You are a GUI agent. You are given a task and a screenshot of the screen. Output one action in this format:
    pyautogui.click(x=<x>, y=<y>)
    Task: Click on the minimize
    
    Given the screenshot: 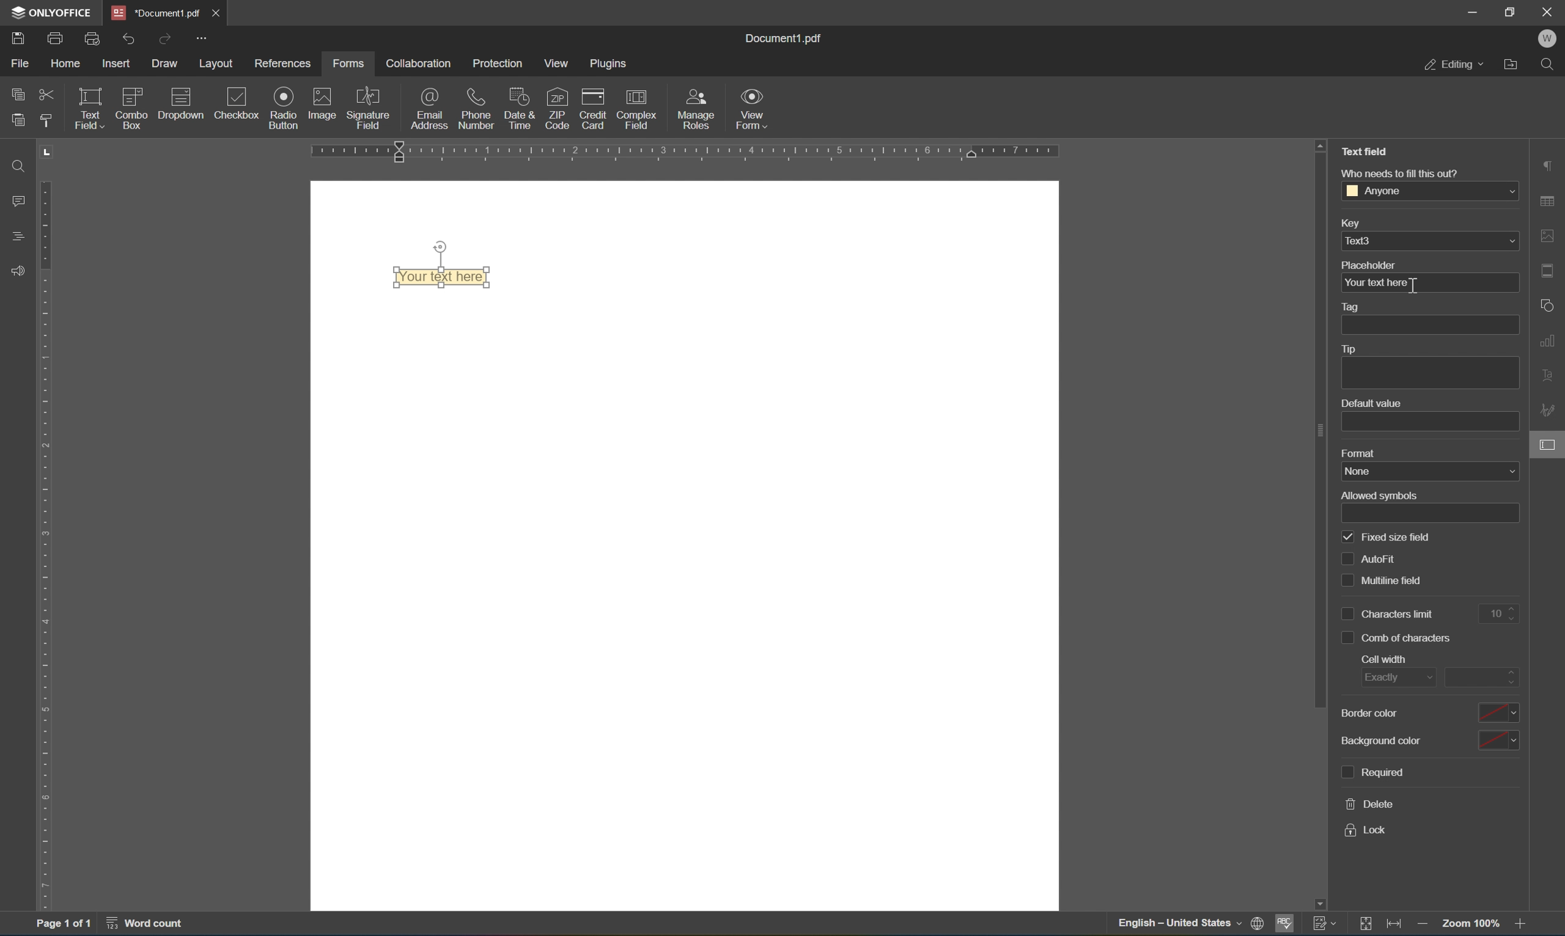 What is the action you would take?
    pyautogui.click(x=1471, y=11)
    